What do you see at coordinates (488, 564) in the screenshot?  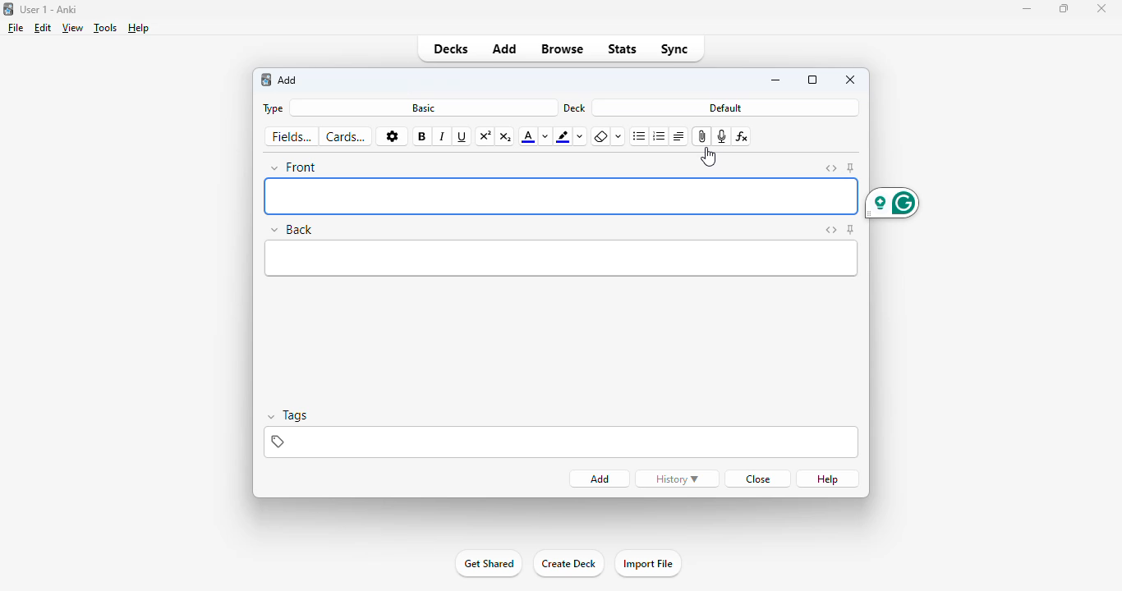 I see `get shared` at bounding box center [488, 564].